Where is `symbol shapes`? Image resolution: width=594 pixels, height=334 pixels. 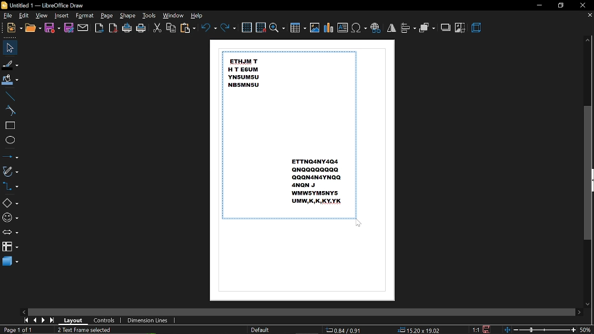
symbol shapes is located at coordinates (10, 218).